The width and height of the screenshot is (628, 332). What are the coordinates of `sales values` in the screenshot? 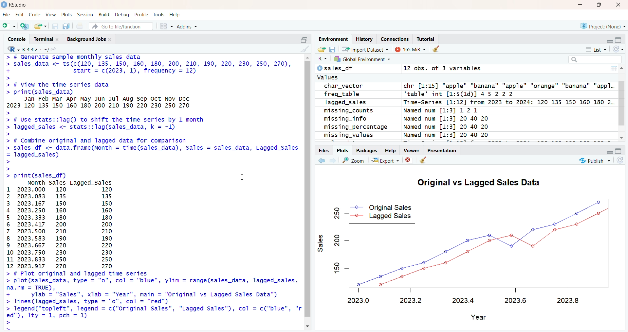 It's located at (466, 107).